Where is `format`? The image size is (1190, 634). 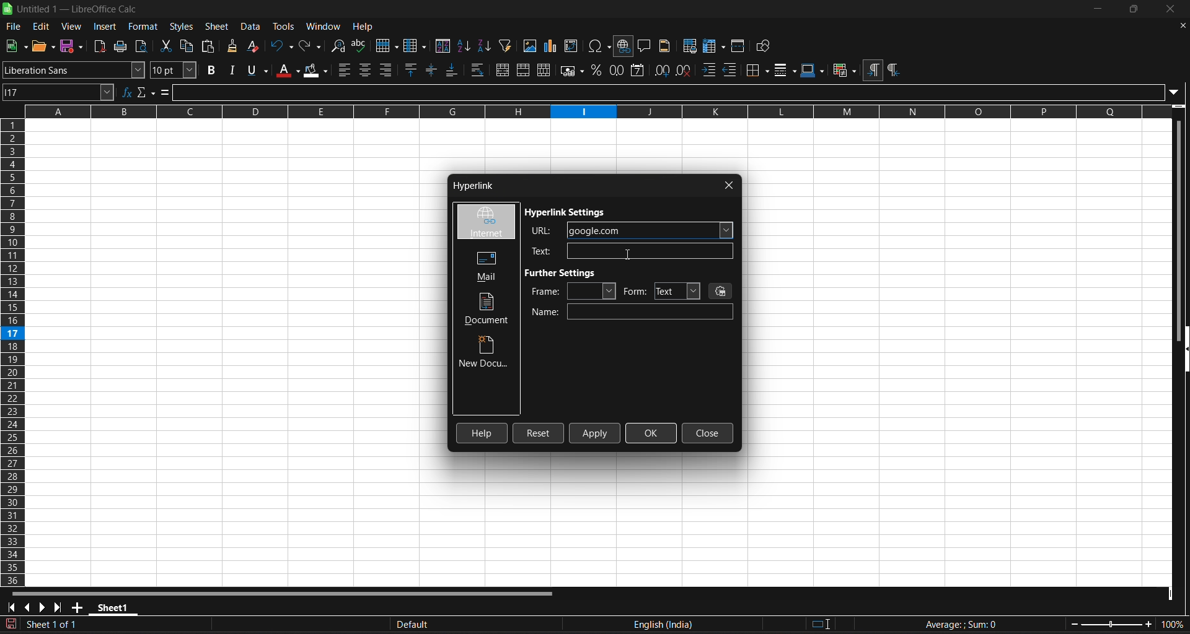 format is located at coordinates (141, 27).